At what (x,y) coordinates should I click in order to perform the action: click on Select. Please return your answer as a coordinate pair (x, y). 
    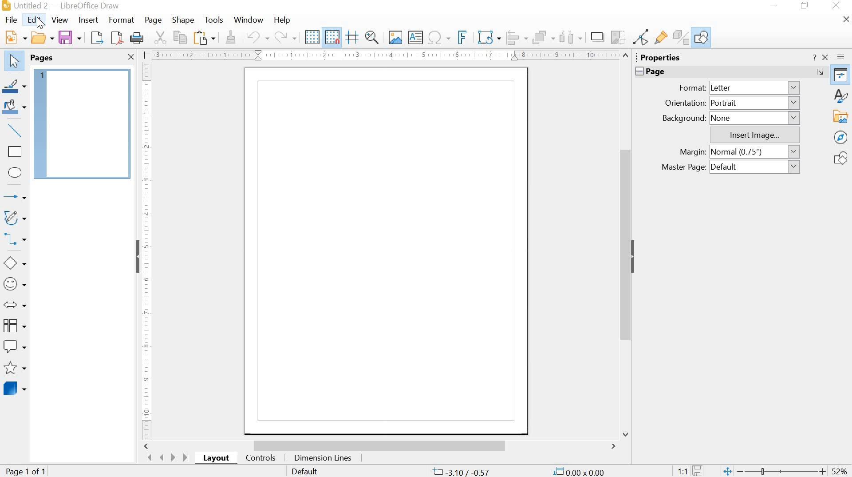
    Looking at the image, I should click on (14, 61).